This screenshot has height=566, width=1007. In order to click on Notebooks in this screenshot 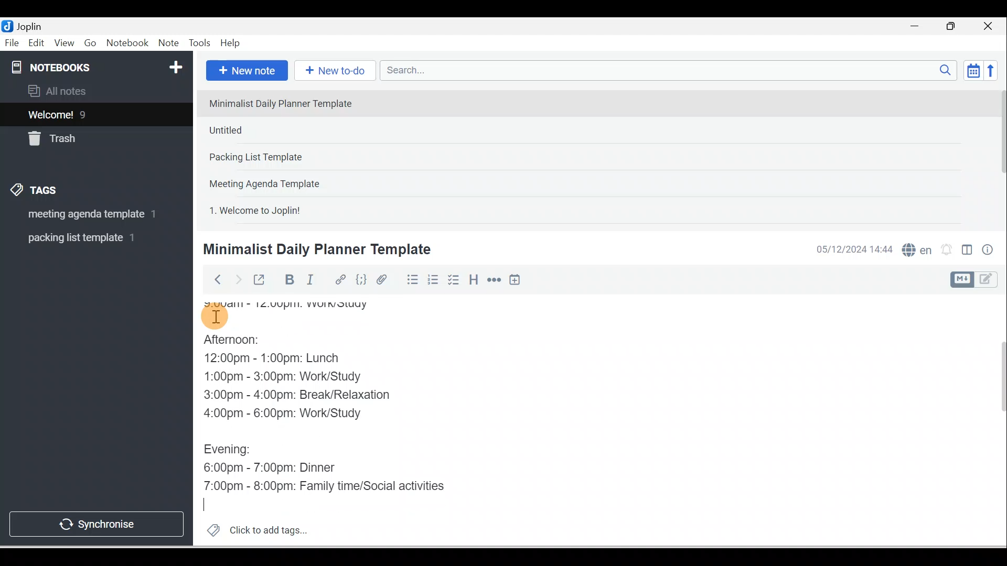, I will do `click(99, 65)`.